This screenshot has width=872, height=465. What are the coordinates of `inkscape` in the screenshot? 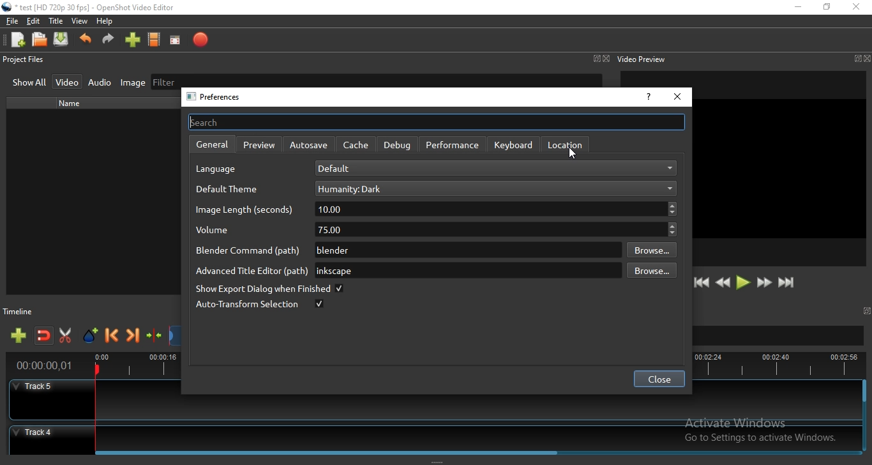 It's located at (465, 270).